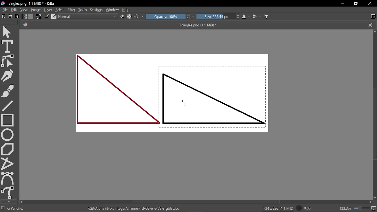 The image size is (377, 212). Describe the element at coordinates (96, 10) in the screenshot. I see `Settings` at that location.